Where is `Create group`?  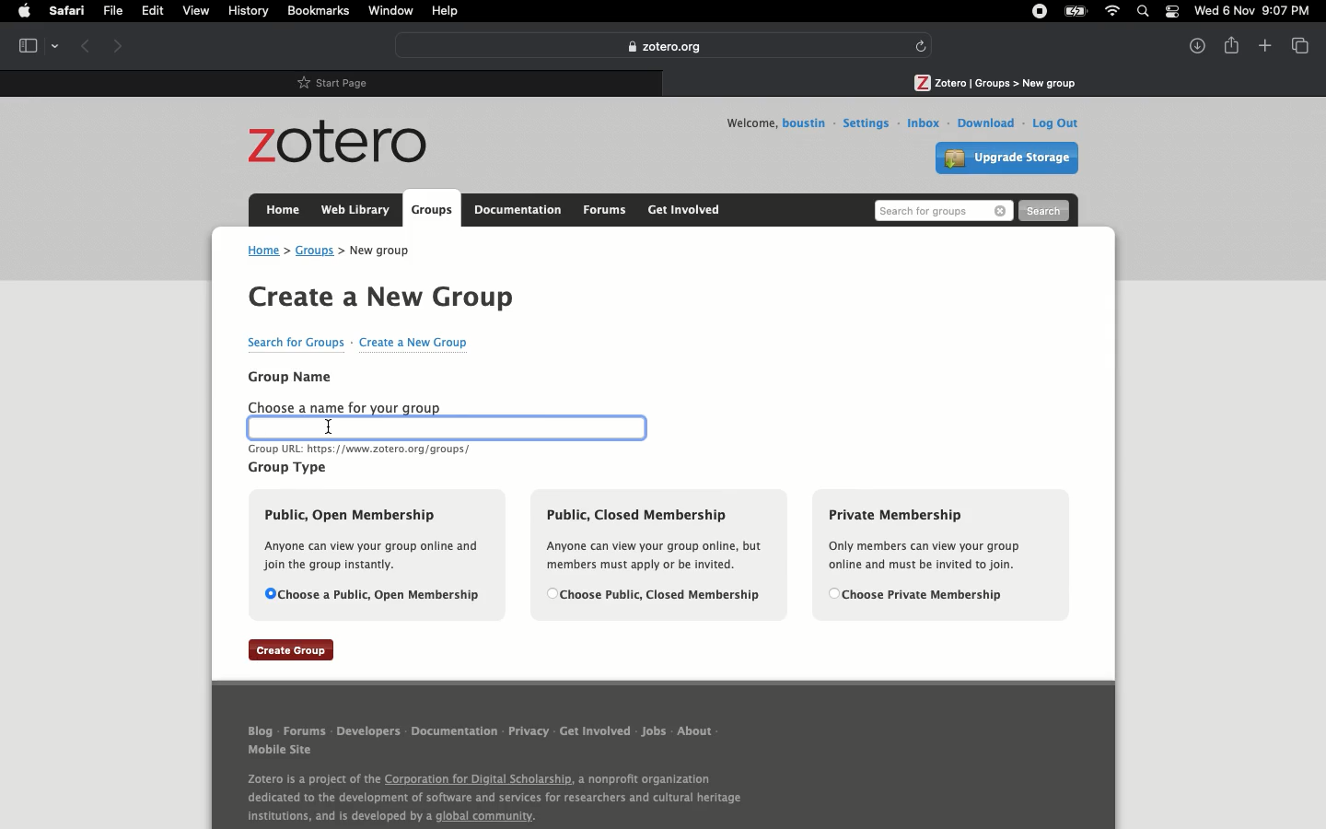
Create group is located at coordinates (296, 649).